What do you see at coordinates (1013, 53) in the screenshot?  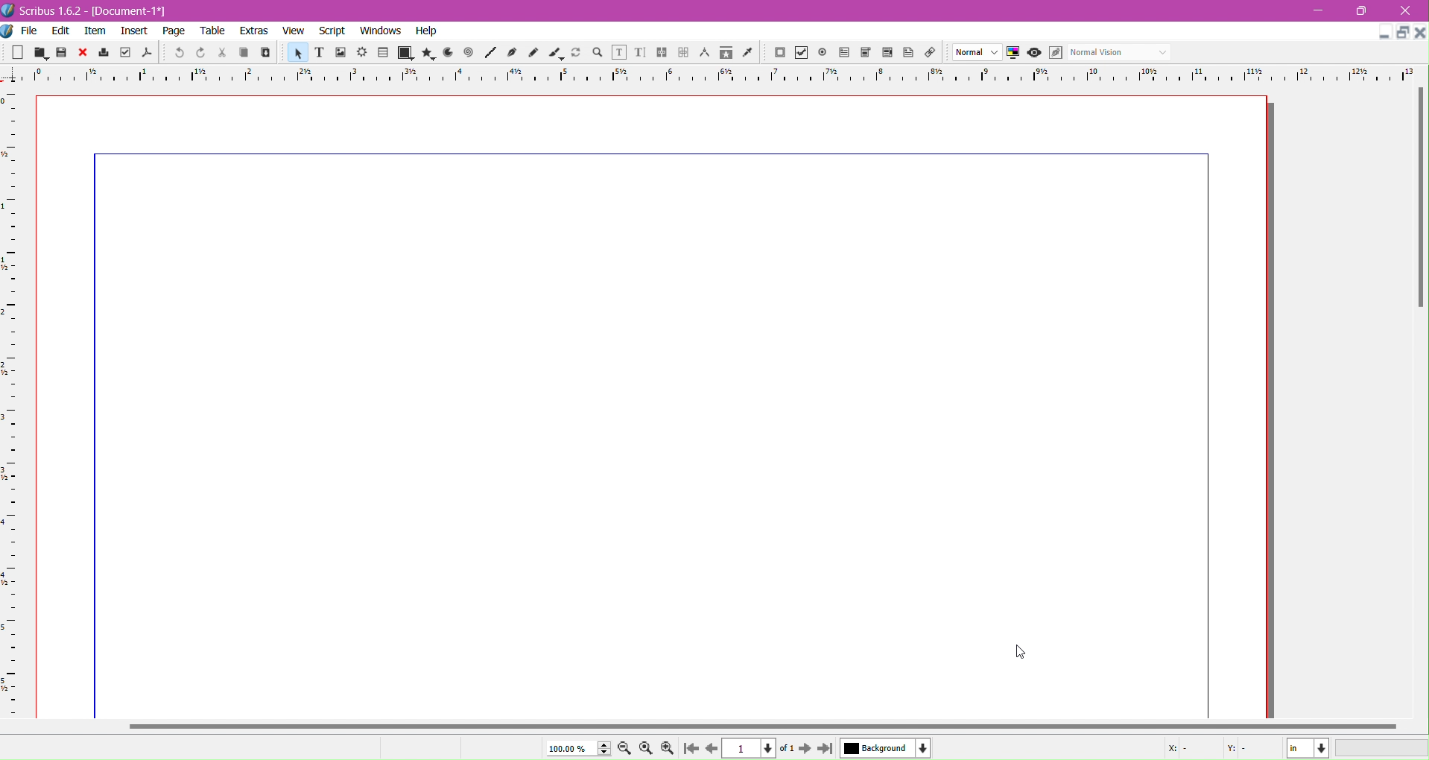 I see `color management system` at bounding box center [1013, 53].